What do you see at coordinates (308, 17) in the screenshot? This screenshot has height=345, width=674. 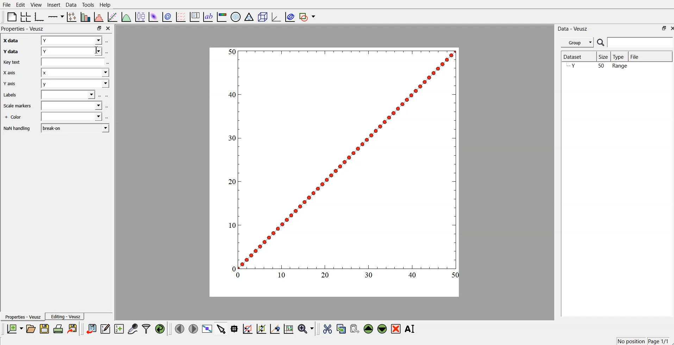 I see `add a shape` at bounding box center [308, 17].